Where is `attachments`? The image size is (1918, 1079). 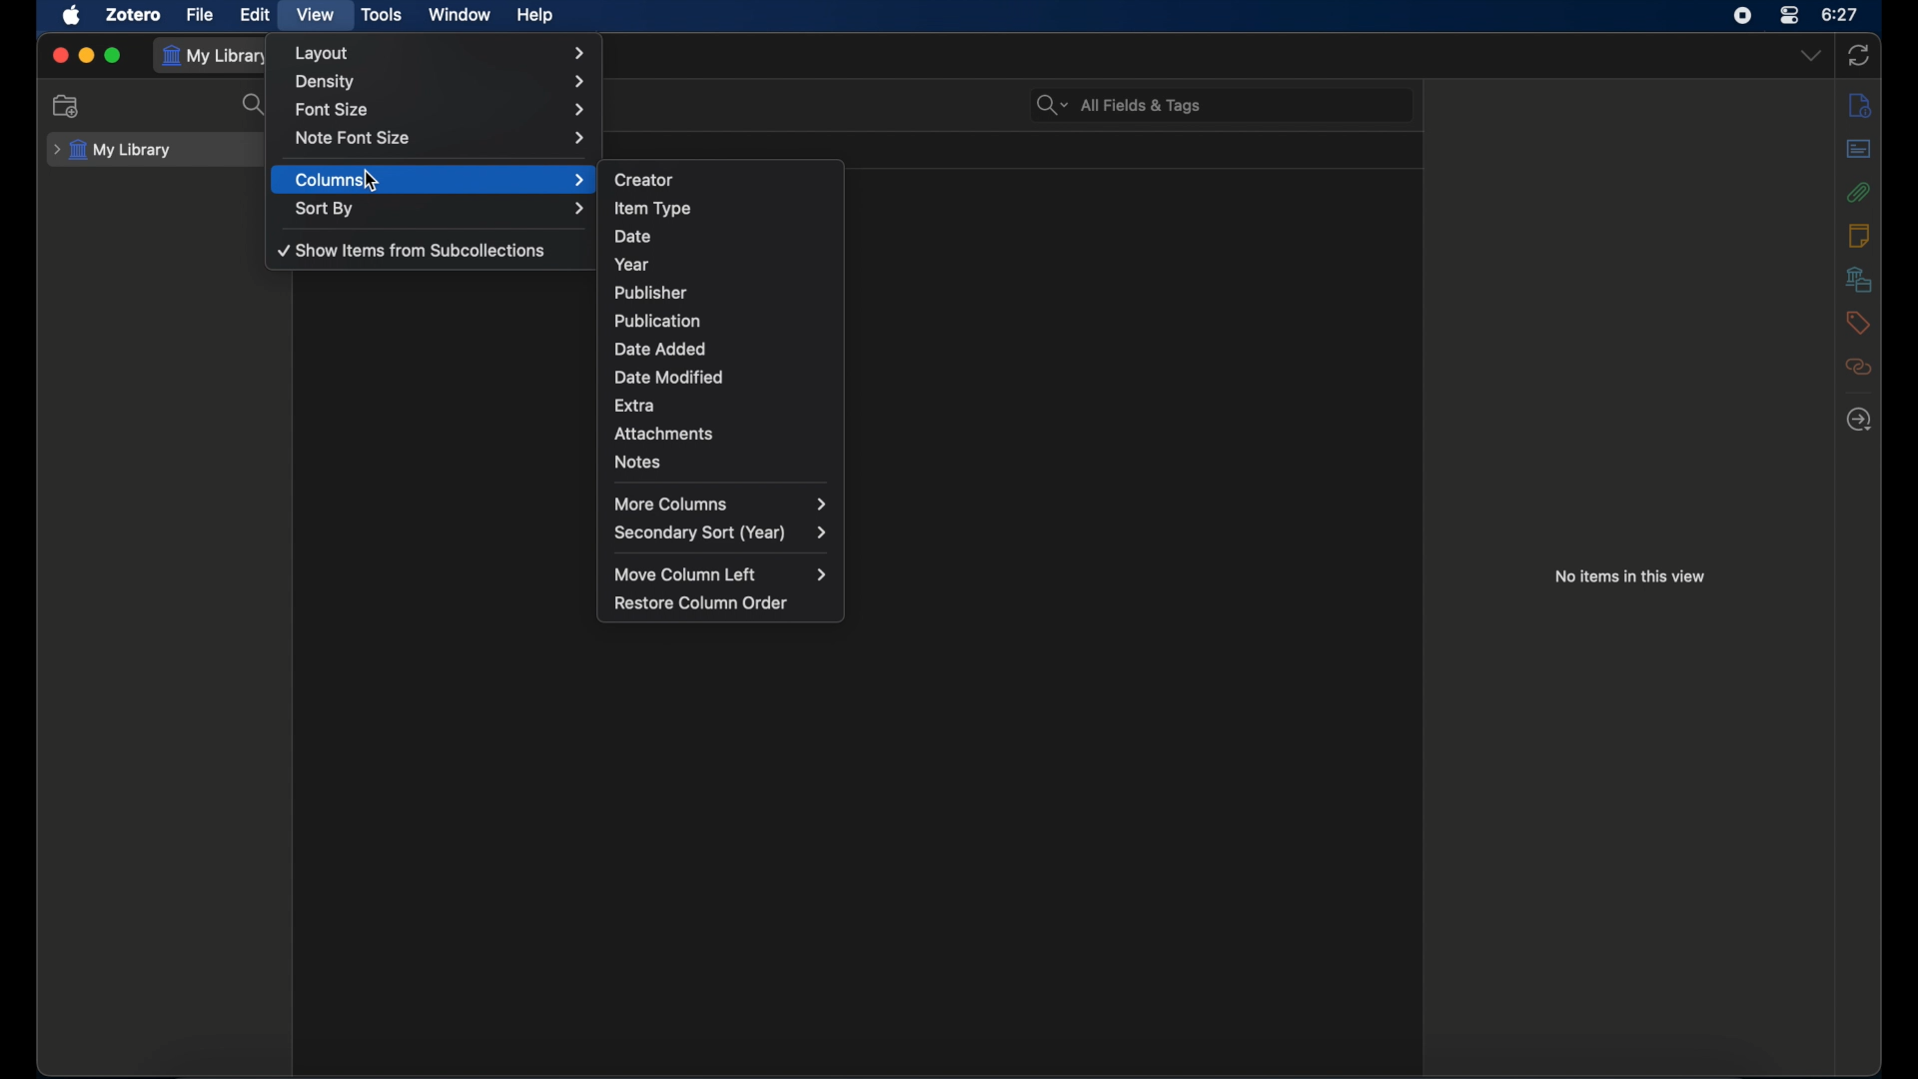
attachments is located at coordinates (1858, 192).